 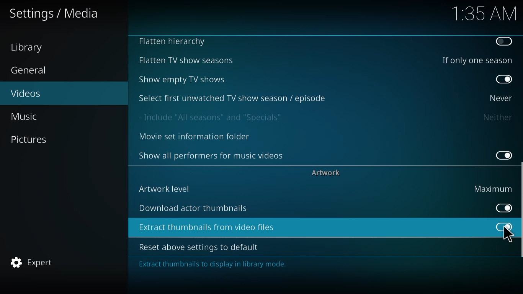 What do you see at coordinates (55, 14) in the screenshot?
I see `media` at bounding box center [55, 14].